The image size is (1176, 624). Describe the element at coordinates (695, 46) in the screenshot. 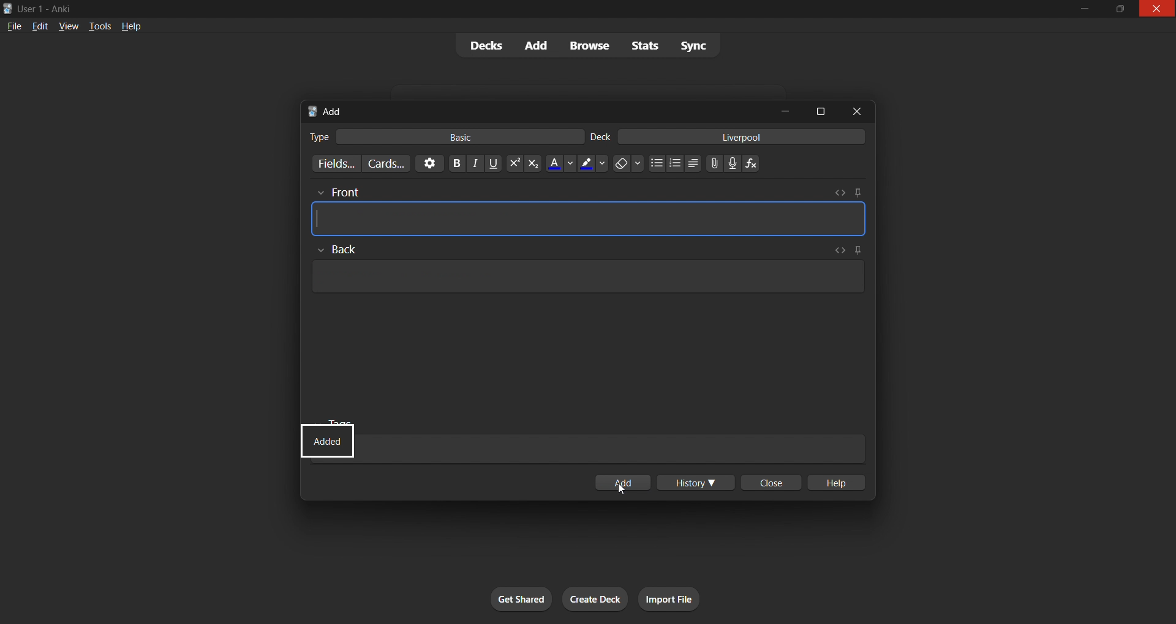

I see `sync` at that location.